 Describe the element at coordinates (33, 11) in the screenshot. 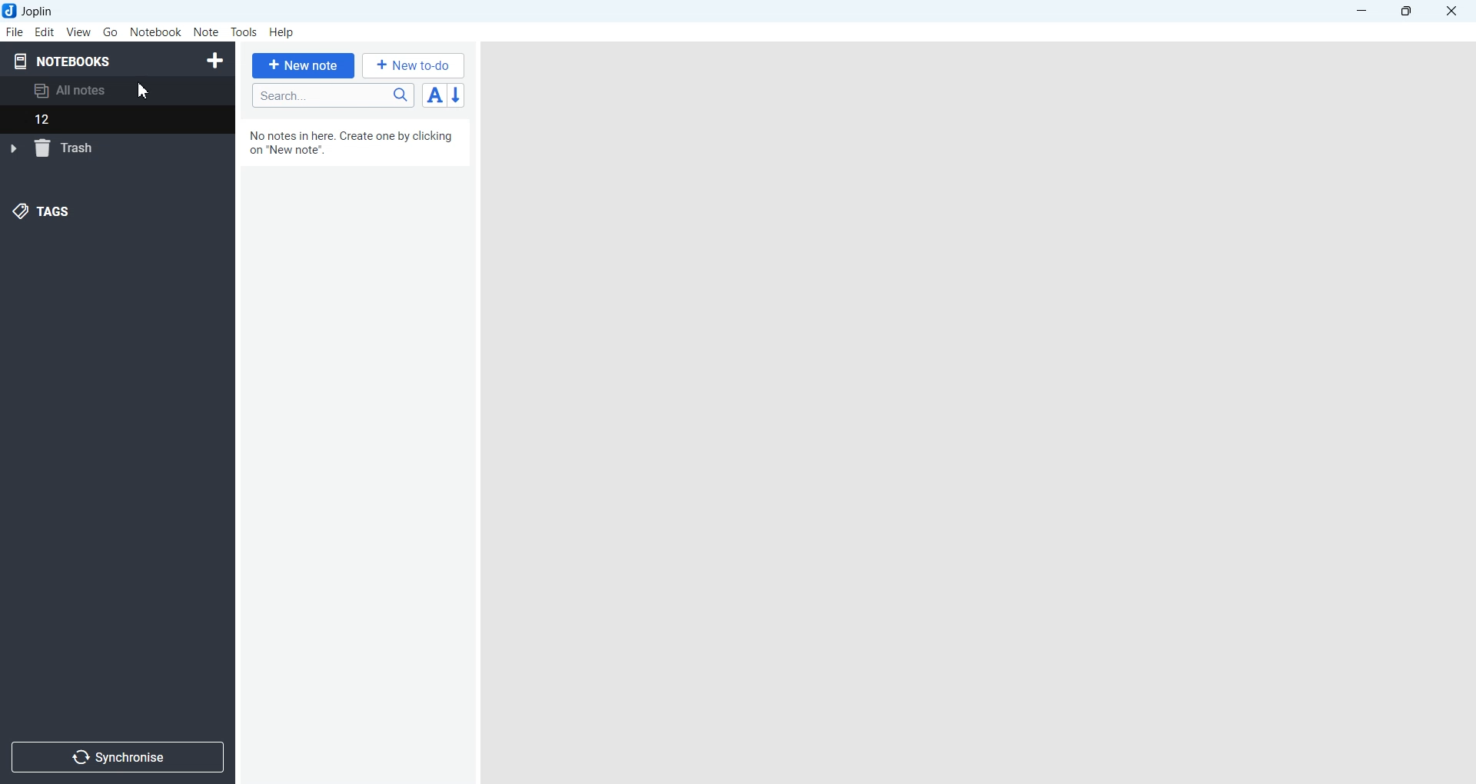

I see `Joplin` at that location.